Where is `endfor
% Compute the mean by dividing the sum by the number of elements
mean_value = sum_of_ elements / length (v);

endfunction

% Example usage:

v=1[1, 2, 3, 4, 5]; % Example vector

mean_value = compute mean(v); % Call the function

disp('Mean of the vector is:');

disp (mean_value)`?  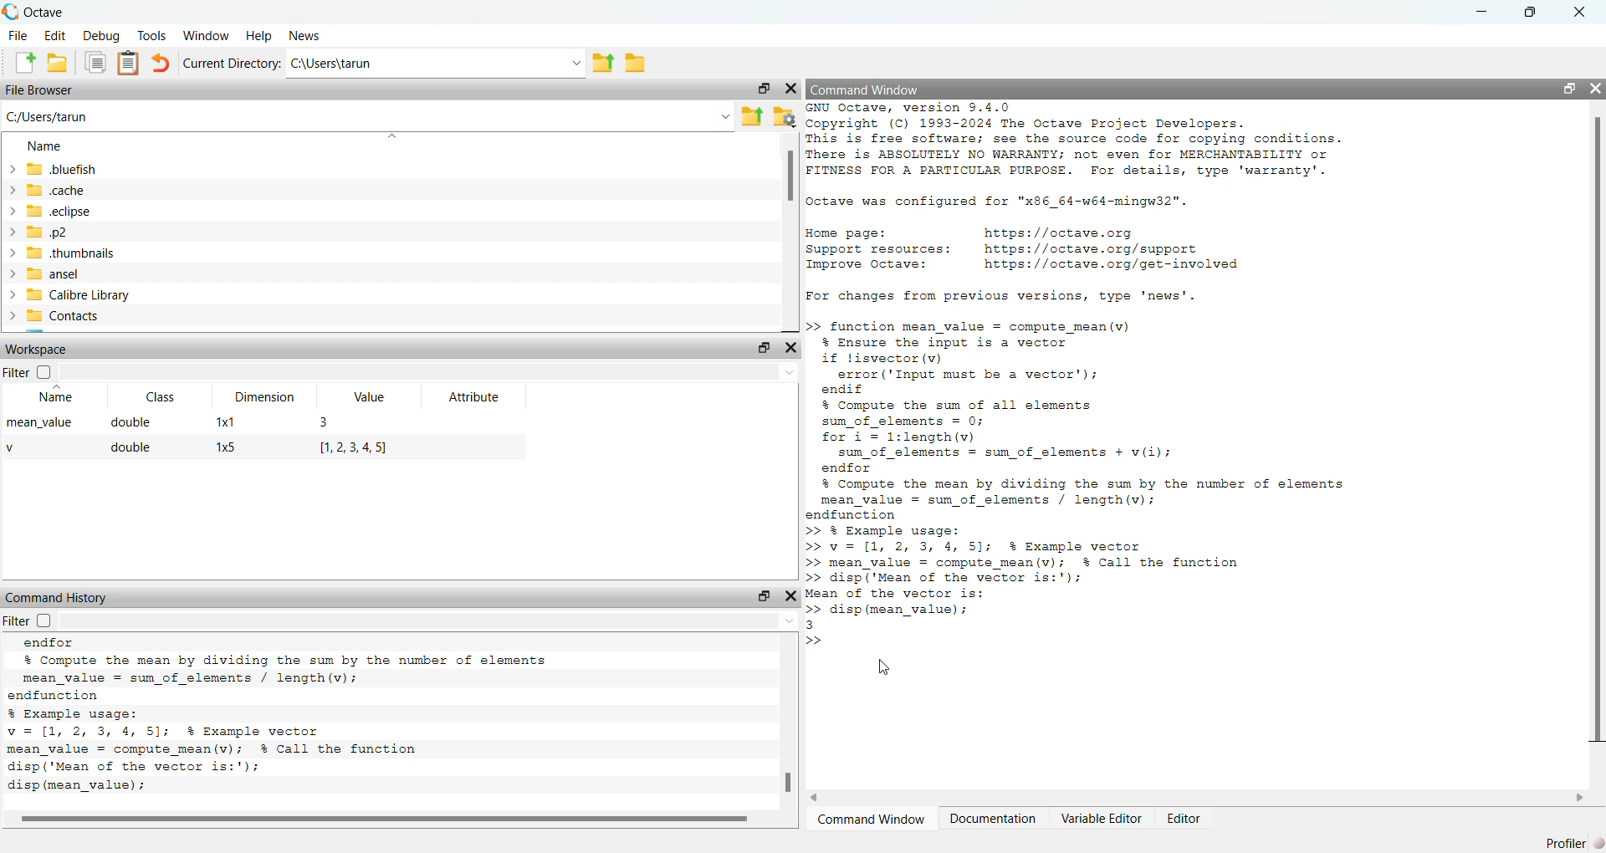 endfor
% Compute the mean by dividing the sum by the number of elements
mean_value = sum_of_ elements / length (v);

endfunction

% Example usage:

v=1[1, 2, 3, 4, 5]; % Example vector

mean_value = compute mean(v); % Call the function

disp('Mean of the vector is:');

disp (mean_value) is located at coordinates (278, 717).